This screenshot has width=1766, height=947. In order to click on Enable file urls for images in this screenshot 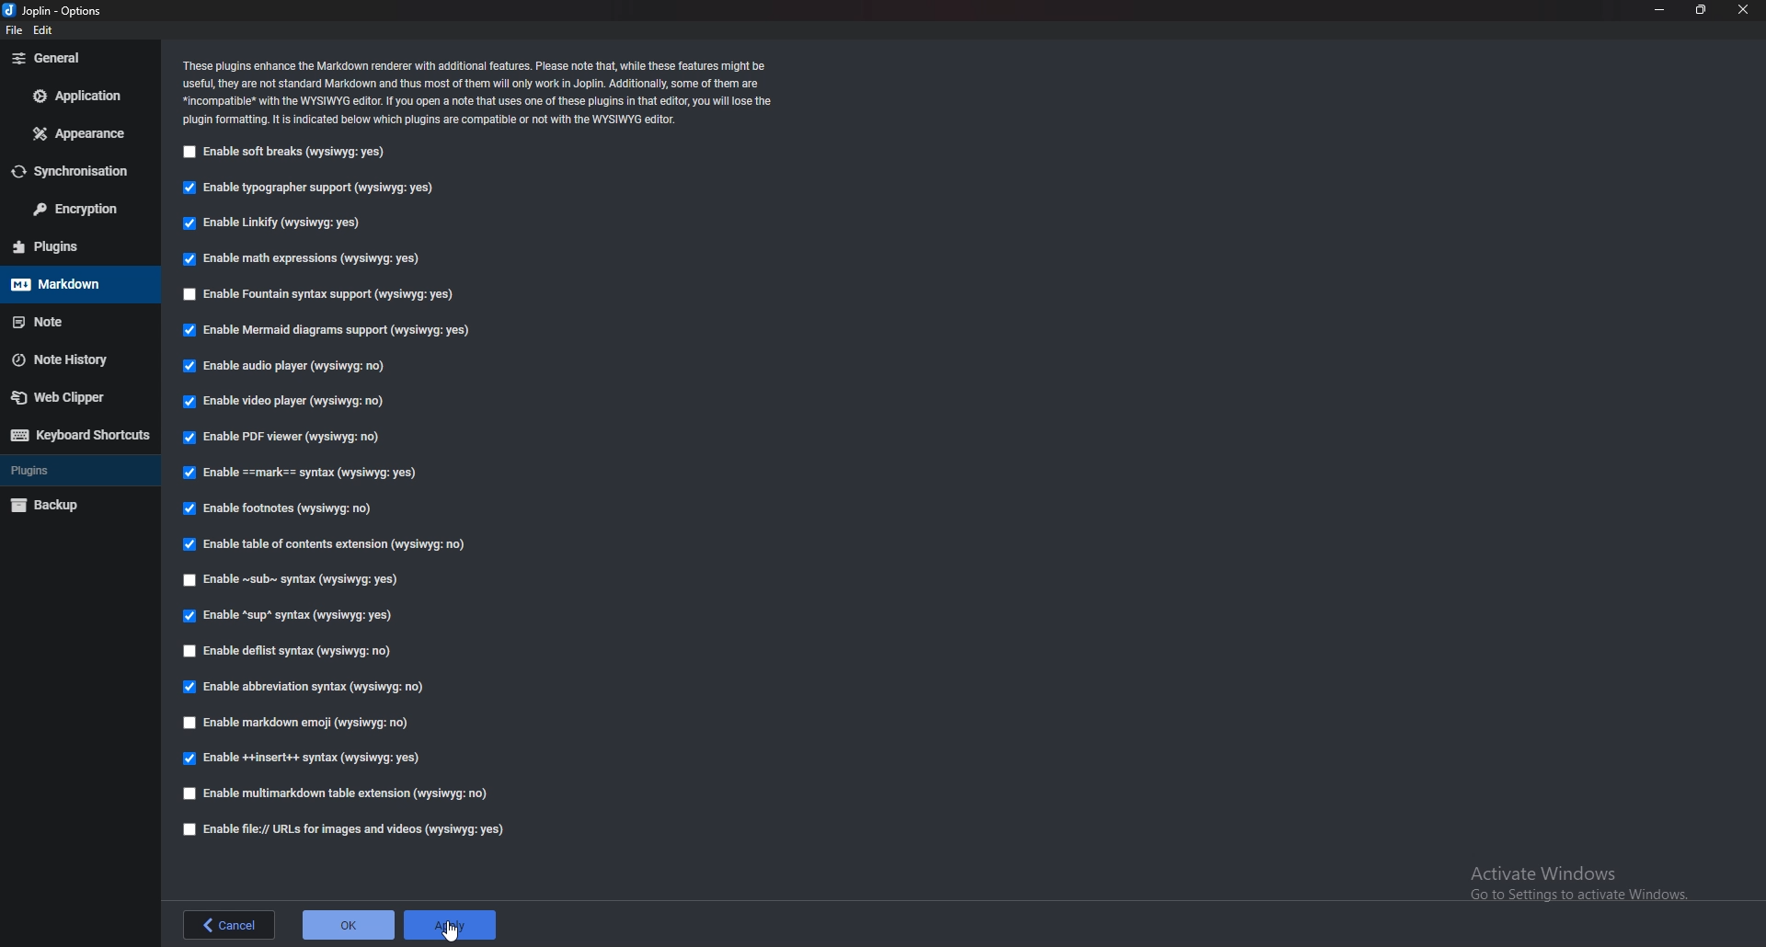, I will do `click(351, 829)`.